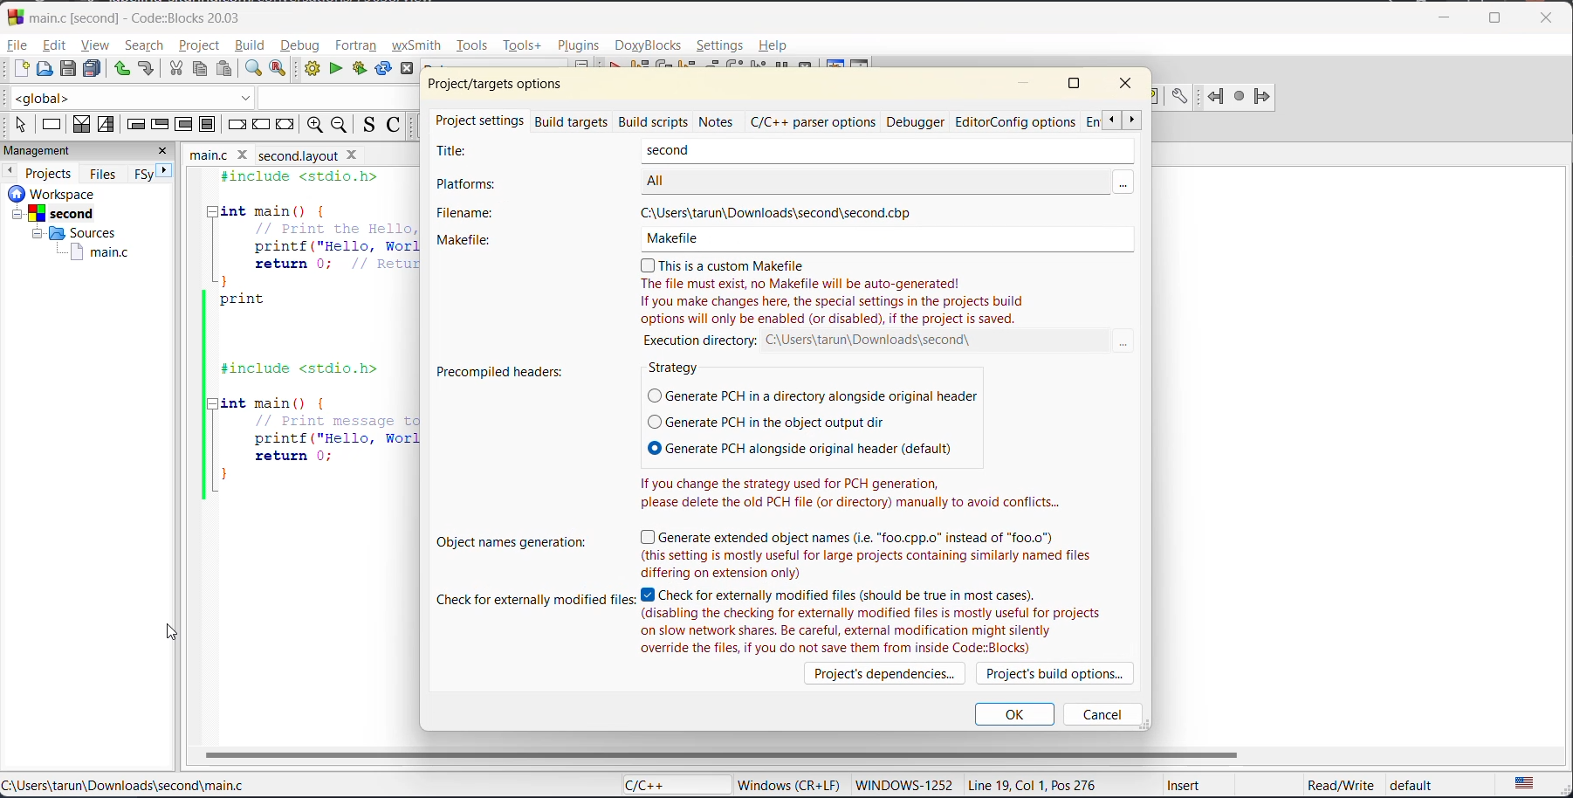  Describe the element at coordinates (312, 68) in the screenshot. I see `build` at that location.